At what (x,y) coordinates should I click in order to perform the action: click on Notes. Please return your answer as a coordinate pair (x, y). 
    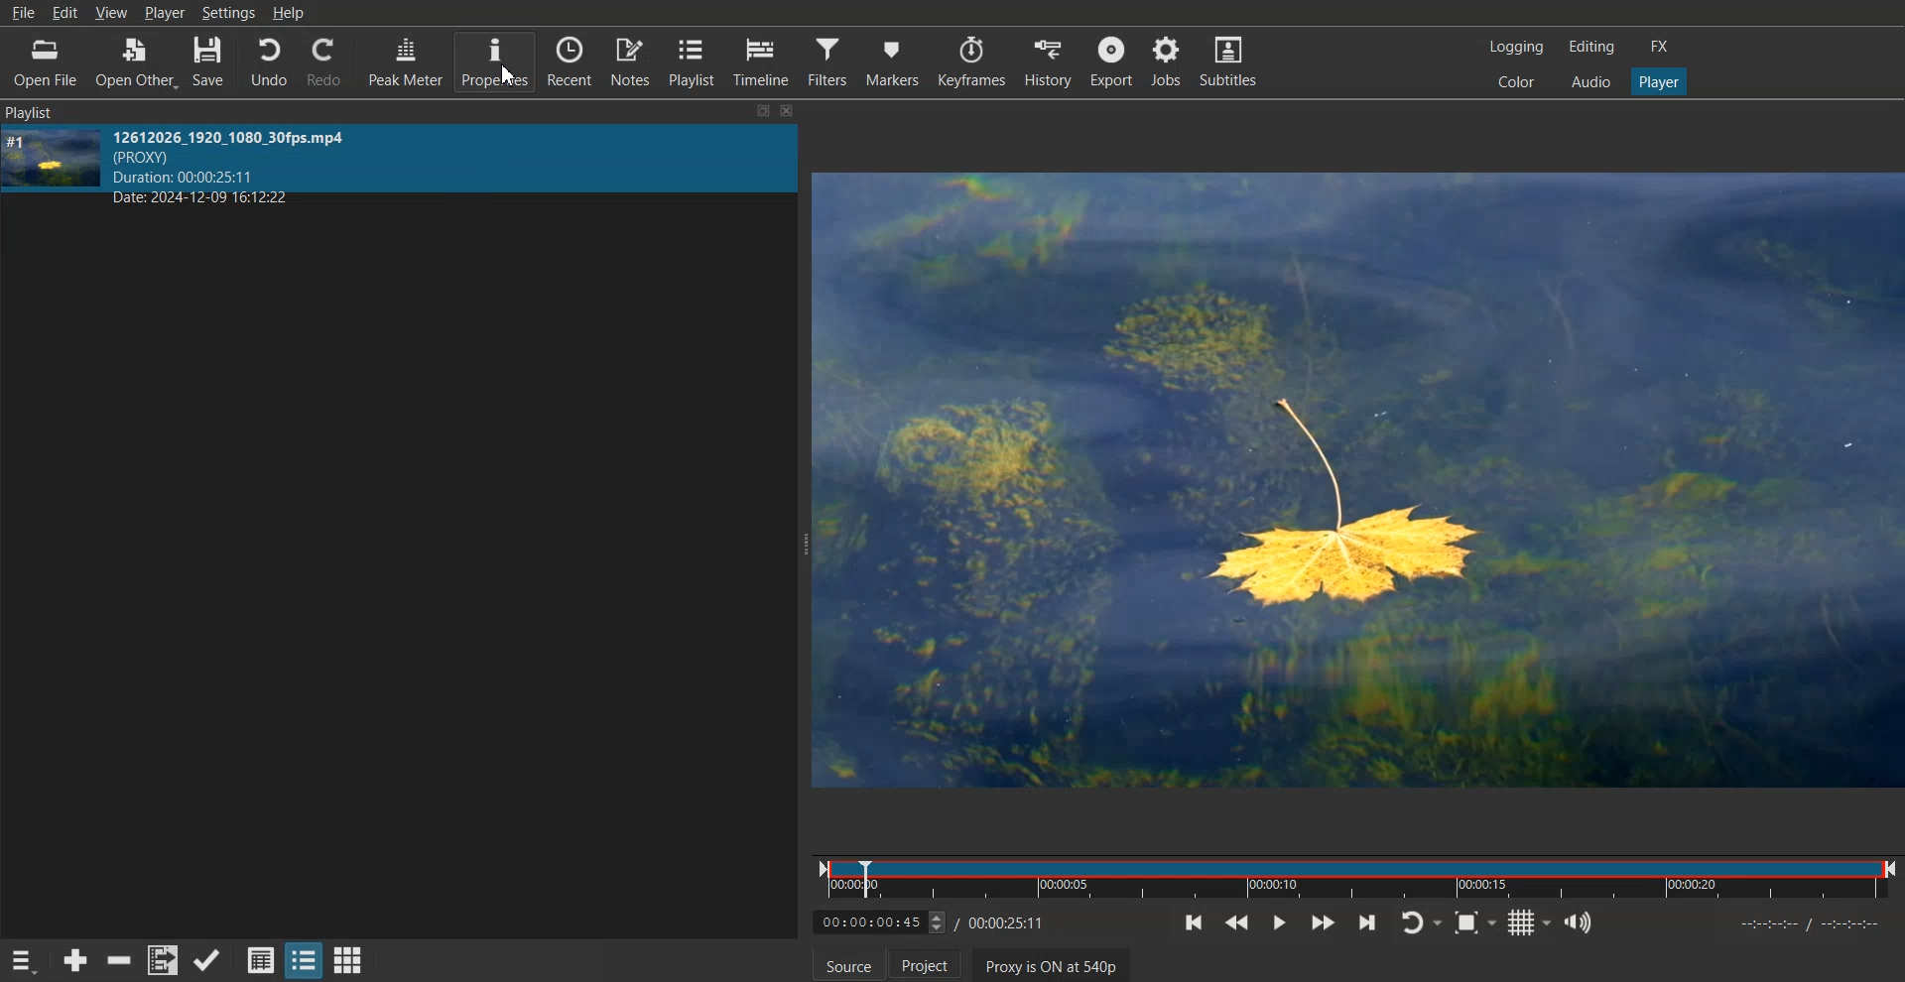
    Looking at the image, I should click on (630, 61).